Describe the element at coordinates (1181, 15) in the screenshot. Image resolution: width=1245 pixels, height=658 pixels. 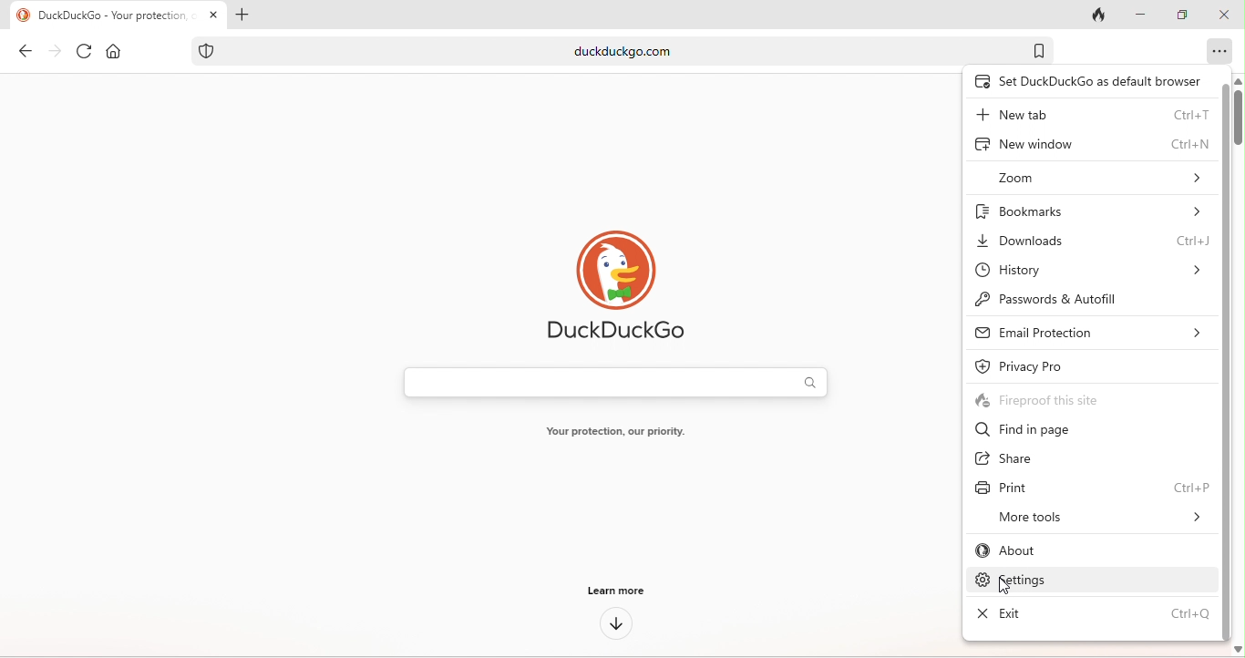
I see `maximize` at that location.